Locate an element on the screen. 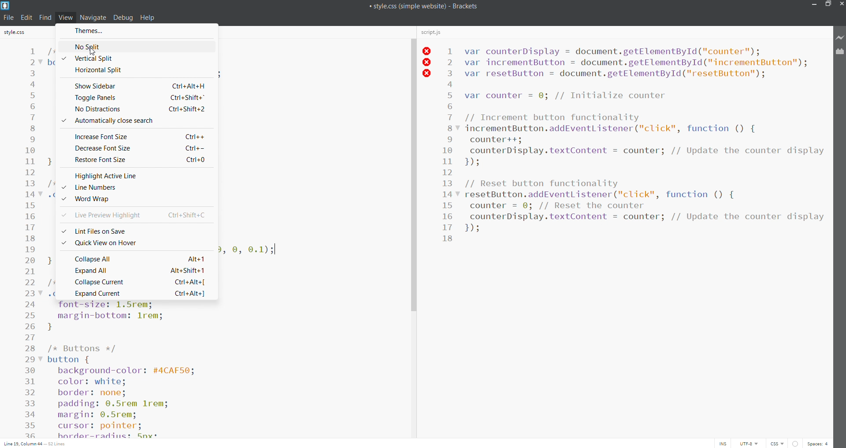 The image size is (846, 448). space count is located at coordinates (818, 443).